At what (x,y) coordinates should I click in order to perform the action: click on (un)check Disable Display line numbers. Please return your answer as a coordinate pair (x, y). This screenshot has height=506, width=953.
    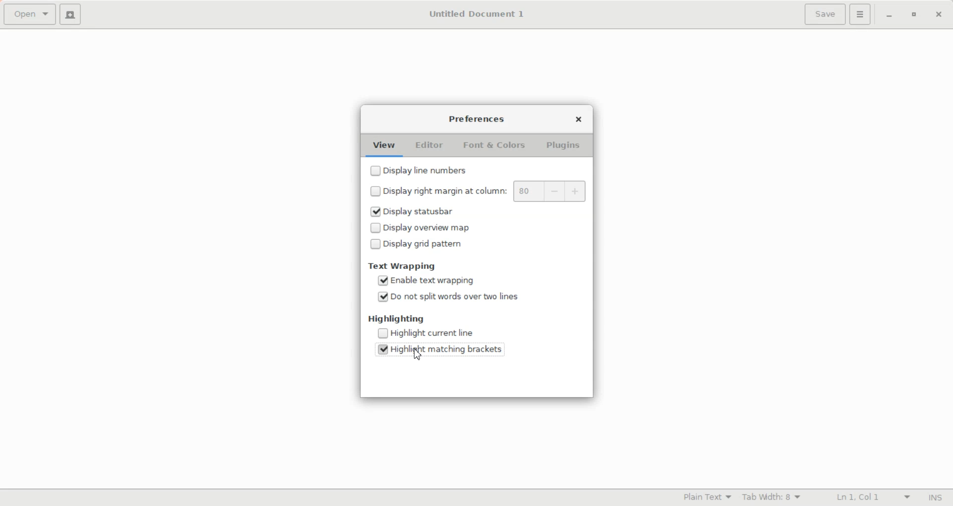
    Looking at the image, I should click on (444, 169).